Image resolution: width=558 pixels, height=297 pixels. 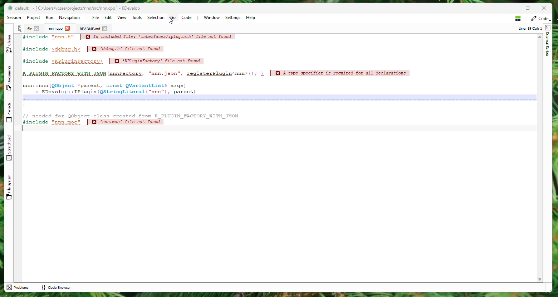 I want to click on Documents, so click(x=10, y=80).